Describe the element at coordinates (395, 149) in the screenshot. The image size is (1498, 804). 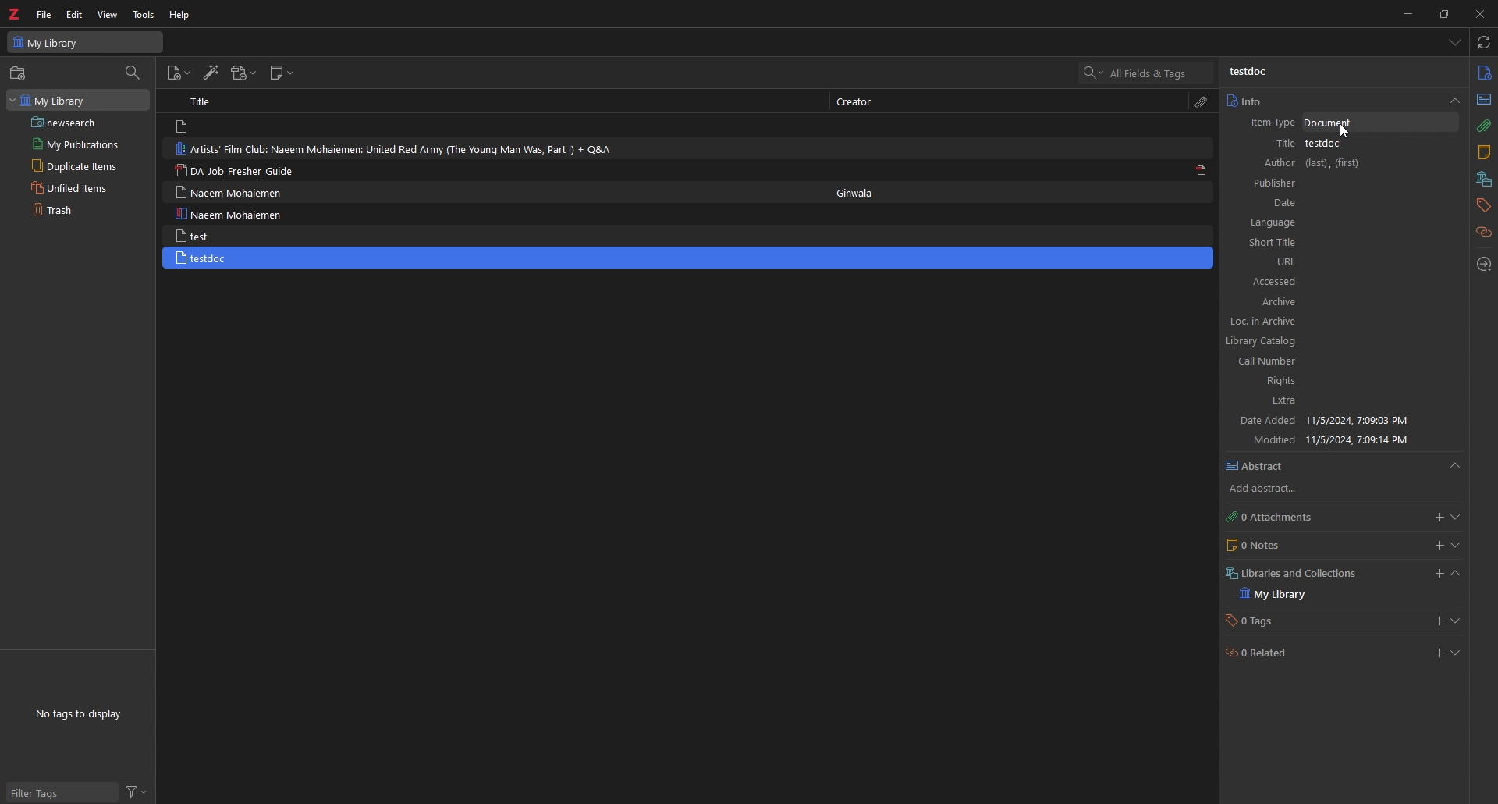
I see `Artists’ Film Club: Naeem Mohaiemen: United Red Army ` at that location.